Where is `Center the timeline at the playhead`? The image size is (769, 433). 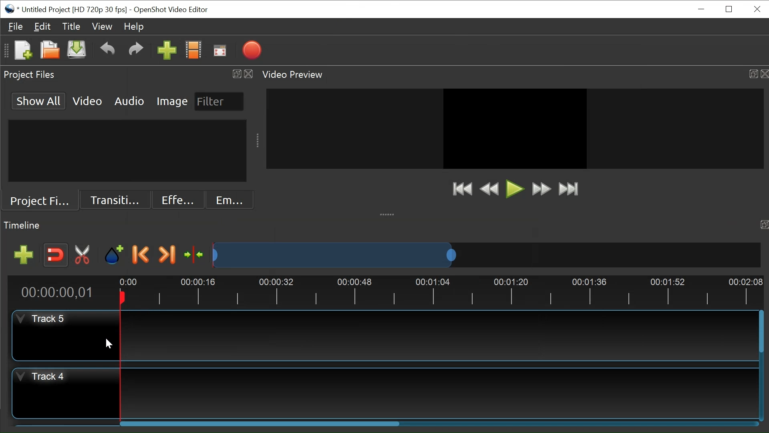
Center the timeline at the playhead is located at coordinates (195, 255).